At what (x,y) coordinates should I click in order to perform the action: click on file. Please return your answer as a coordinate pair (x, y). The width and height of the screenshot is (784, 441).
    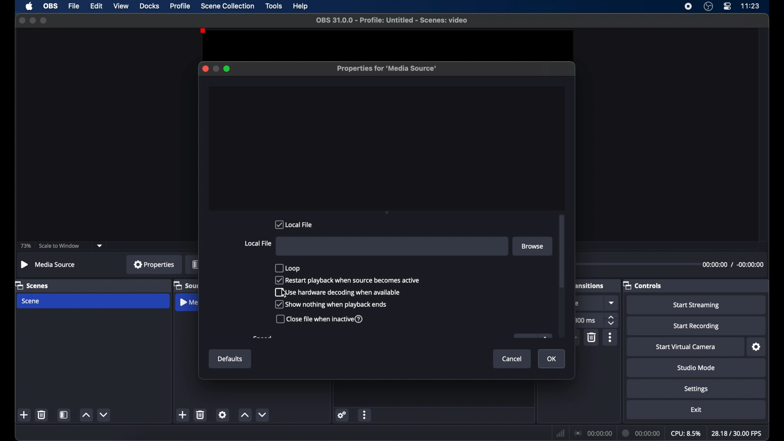
    Looking at the image, I should click on (74, 7).